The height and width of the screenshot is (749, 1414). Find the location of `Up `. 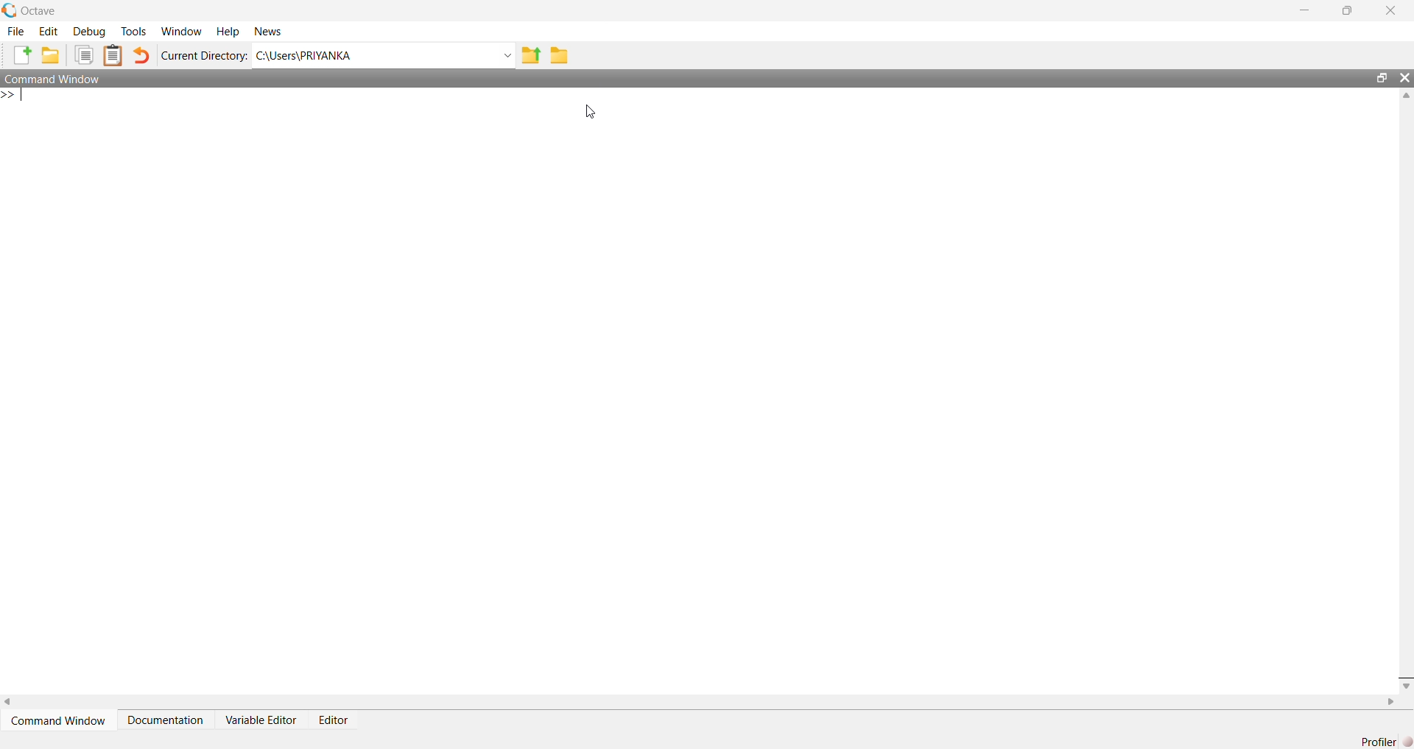

Up  is located at coordinates (1405, 98).